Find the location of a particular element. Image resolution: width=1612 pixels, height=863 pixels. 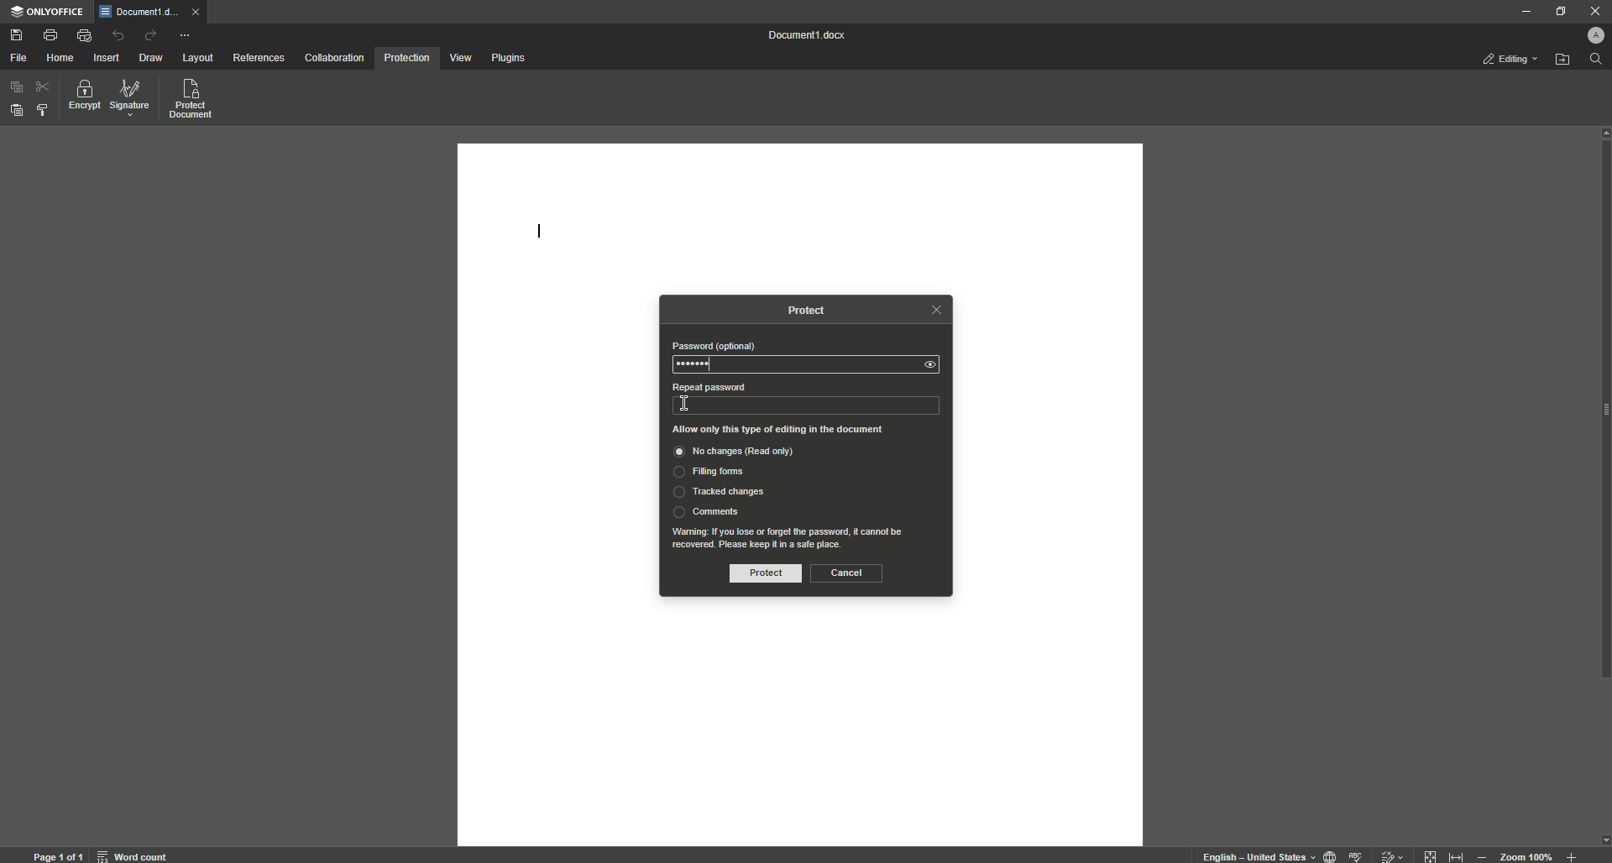

fit to page is located at coordinates (1431, 854).